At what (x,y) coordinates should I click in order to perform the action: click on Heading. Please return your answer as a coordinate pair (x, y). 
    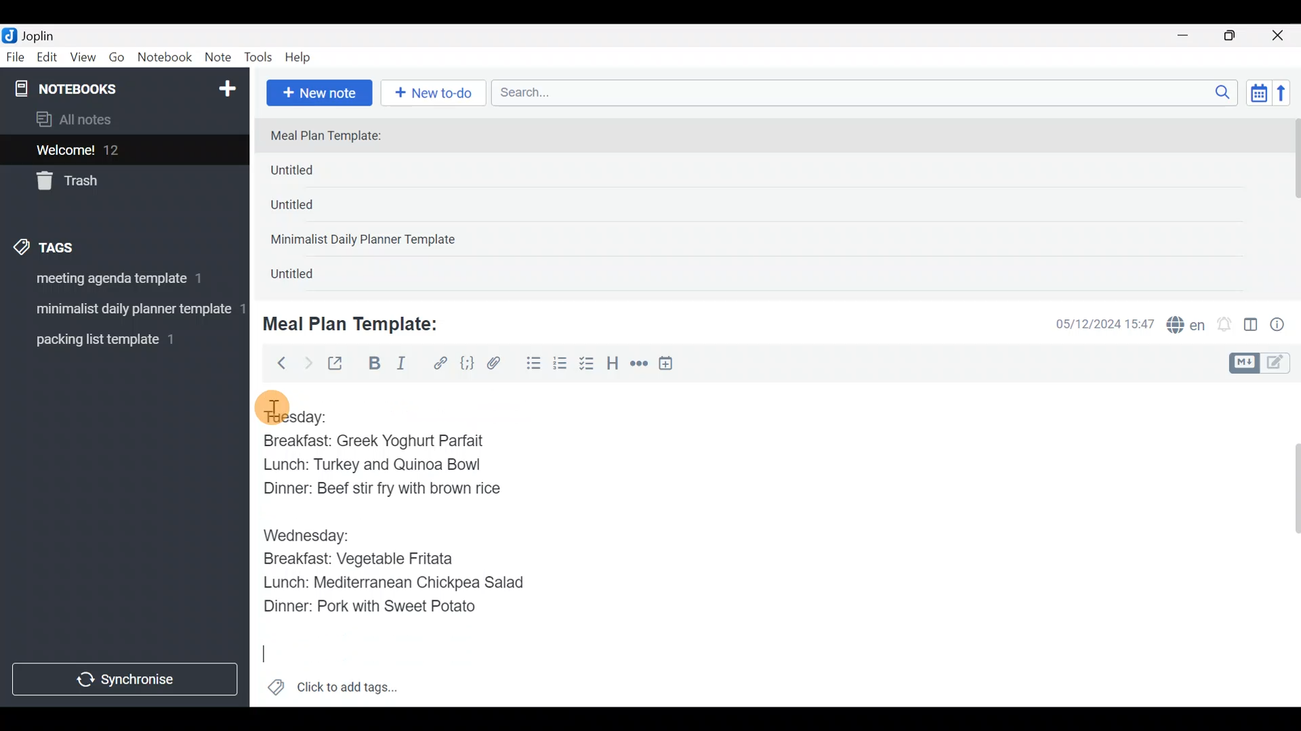
    Looking at the image, I should click on (613, 365).